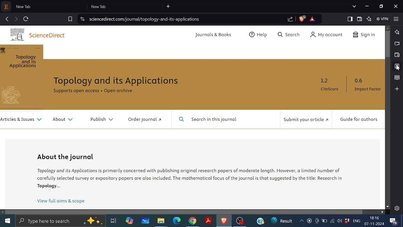 The image size is (403, 227). Describe the element at coordinates (214, 36) in the screenshot. I see `Journals and Books` at that location.